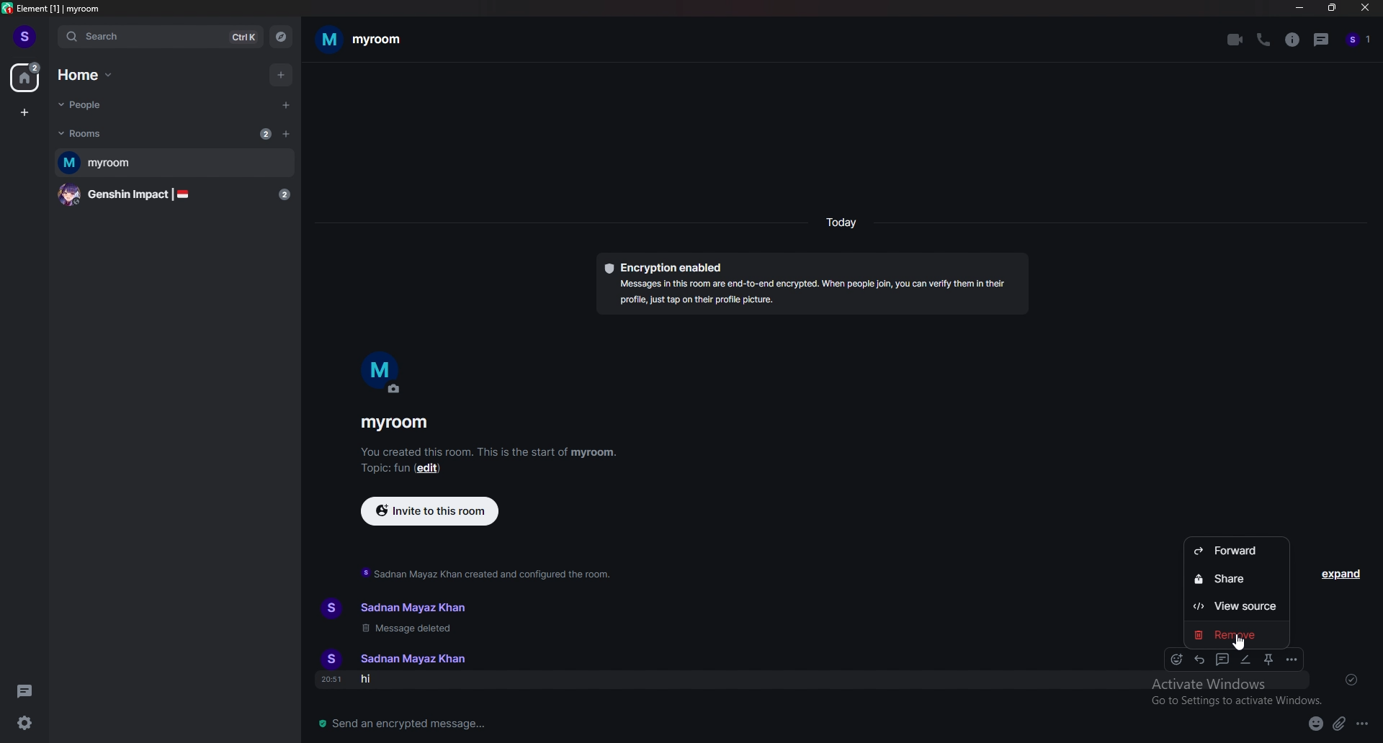 This screenshot has width=1383, height=743. Describe the element at coordinates (279, 75) in the screenshot. I see `add` at that location.